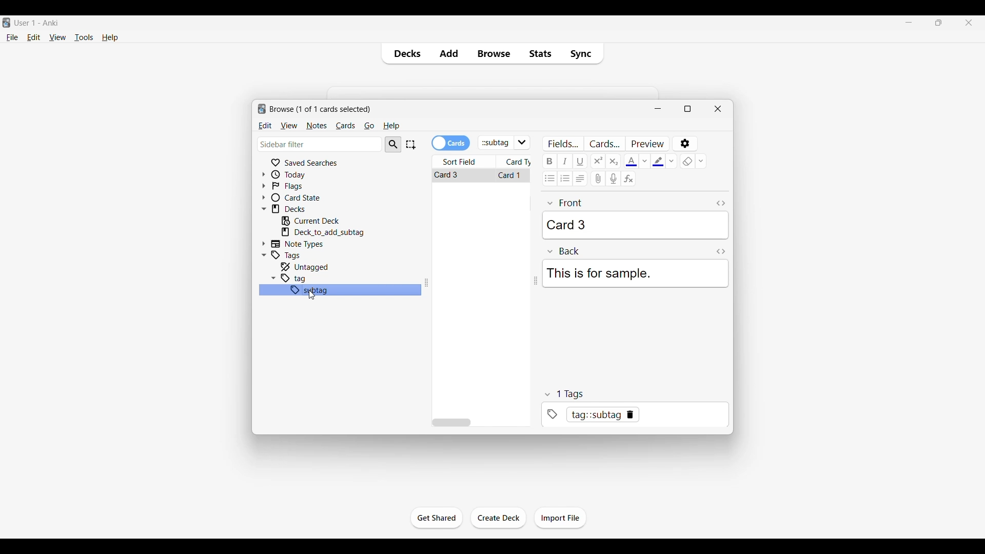  Describe the element at coordinates (34, 37) in the screenshot. I see `Edit menu` at that location.